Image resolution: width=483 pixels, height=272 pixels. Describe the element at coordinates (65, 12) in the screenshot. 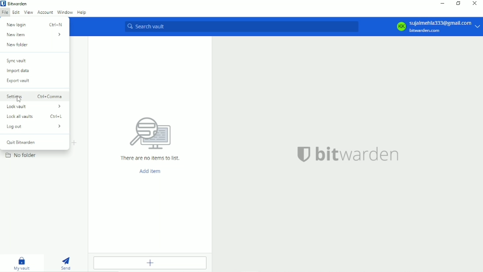

I see `Window` at that location.